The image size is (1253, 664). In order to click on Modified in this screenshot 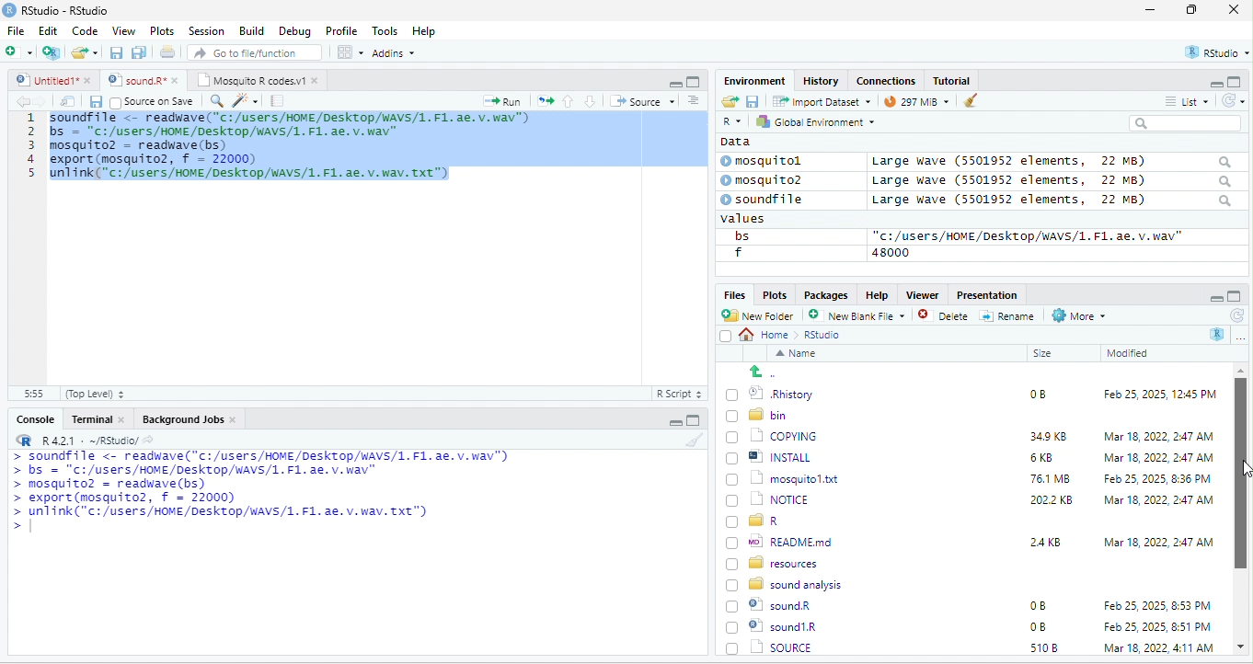, I will do `click(1129, 353)`.